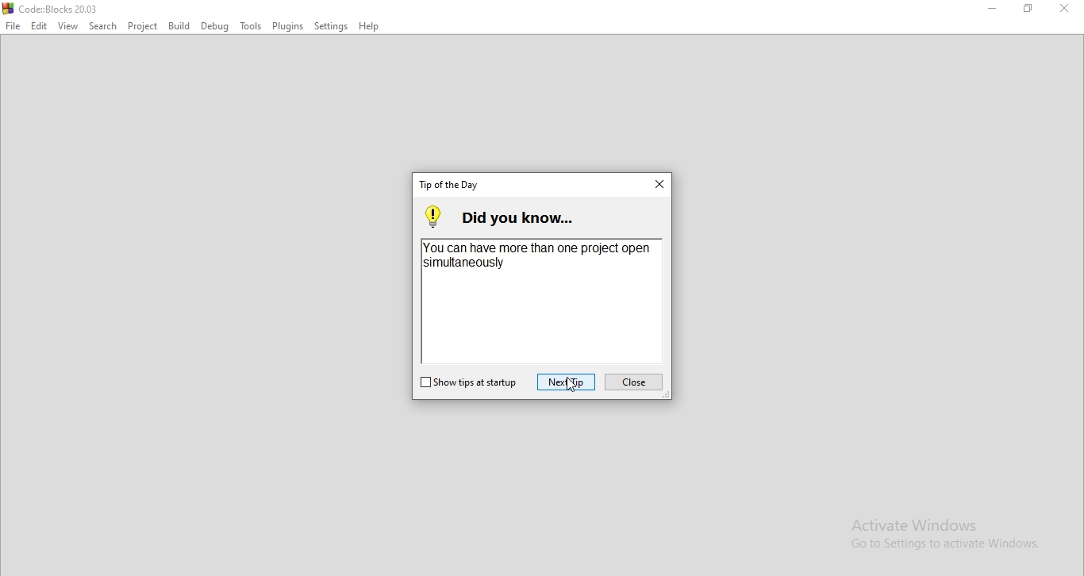 The height and width of the screenshot is (576, 1084). I want to click on Search , so click(102, 27).